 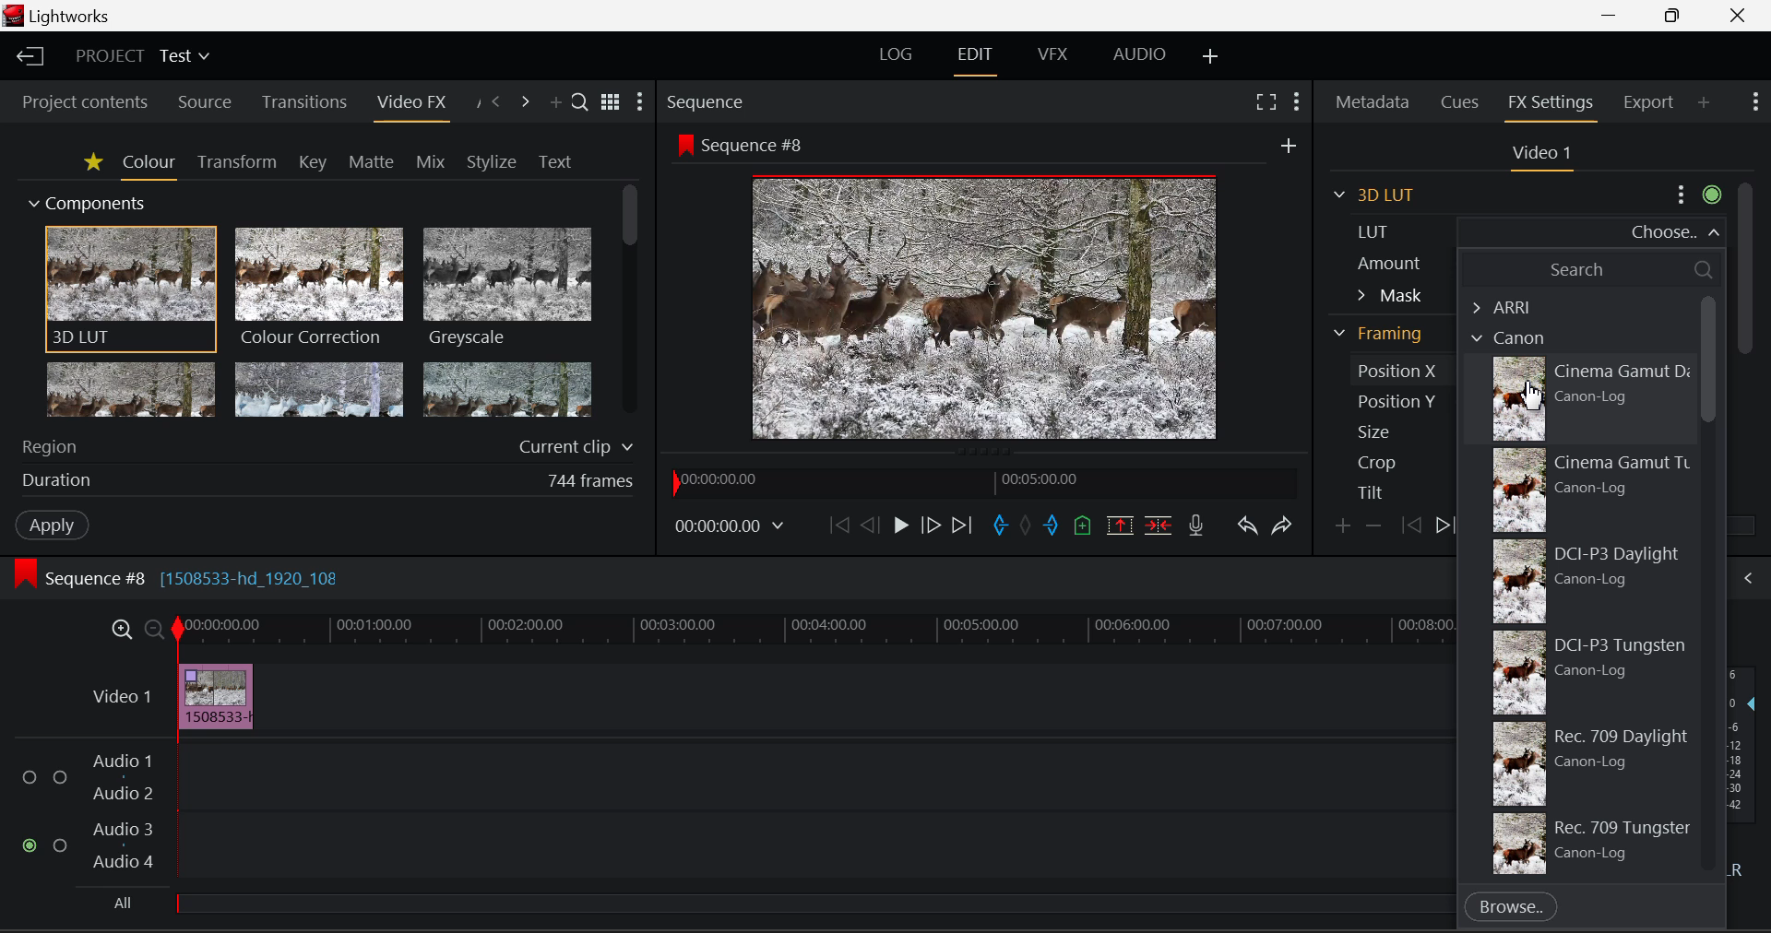 I want to click on Close, so click(x=1744, y=16).